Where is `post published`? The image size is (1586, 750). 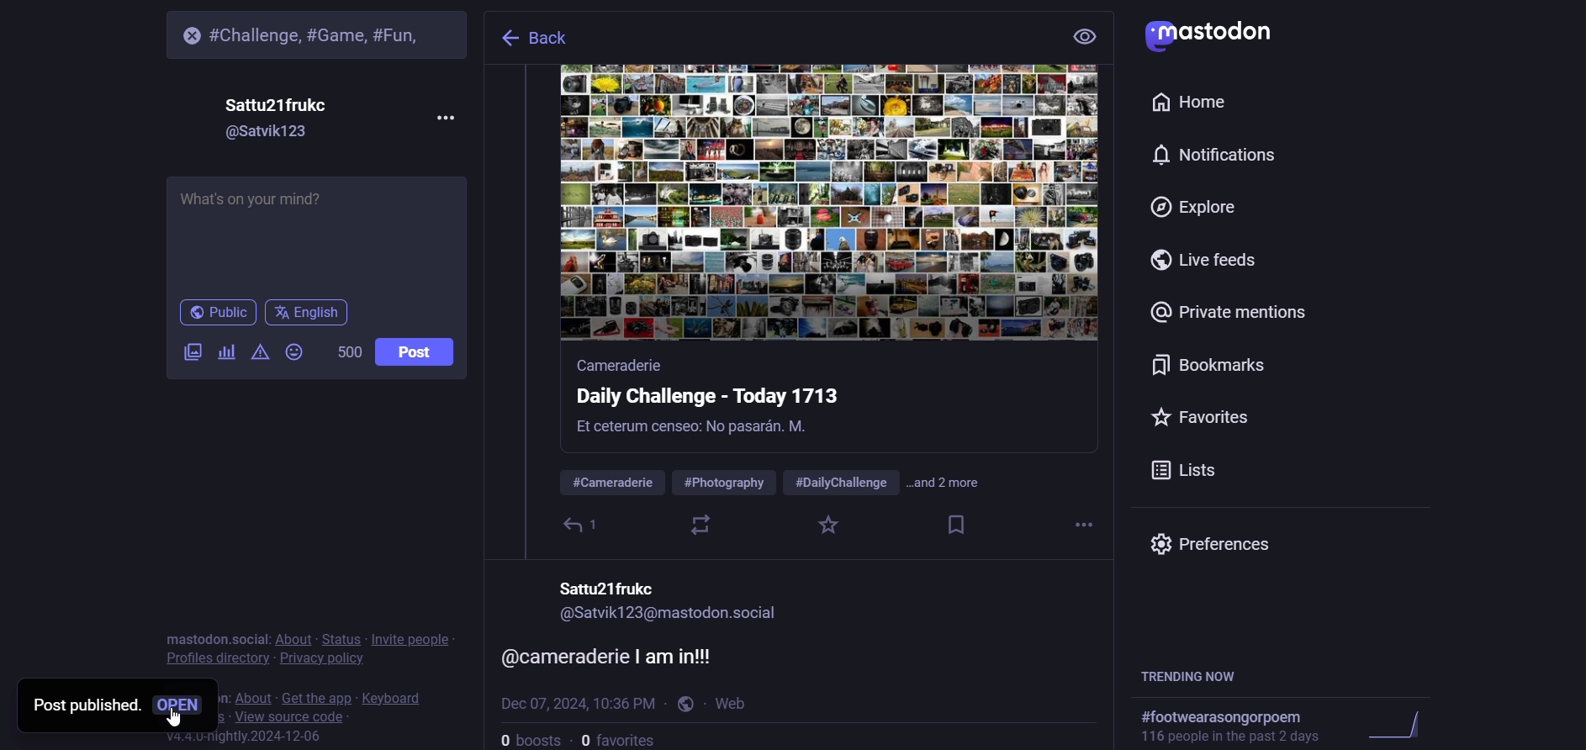
post published is located at coordinates (81, 704).